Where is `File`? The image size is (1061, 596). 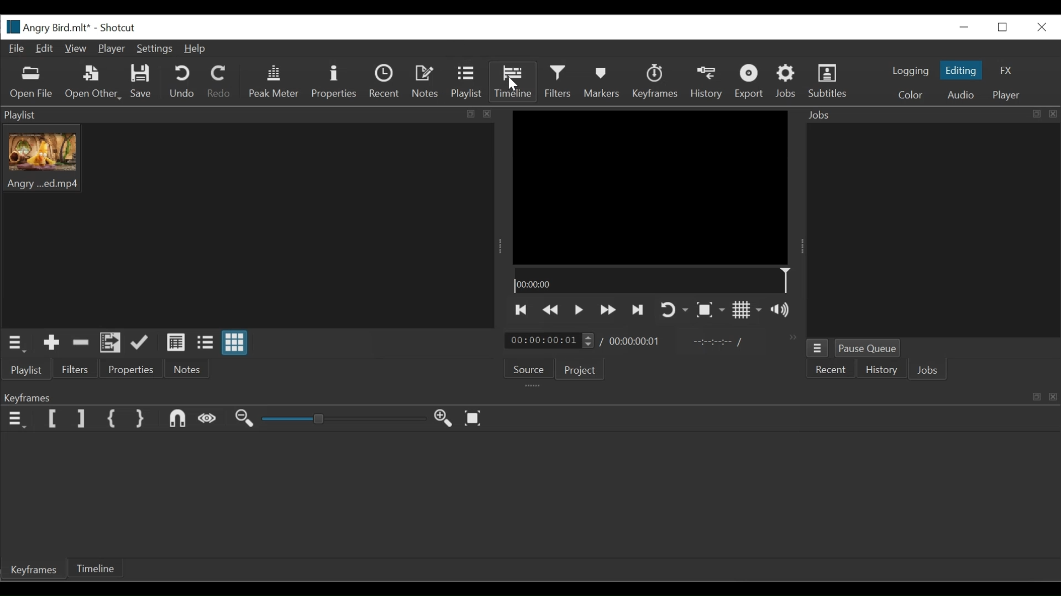
File is located at coordinates (15, 49).